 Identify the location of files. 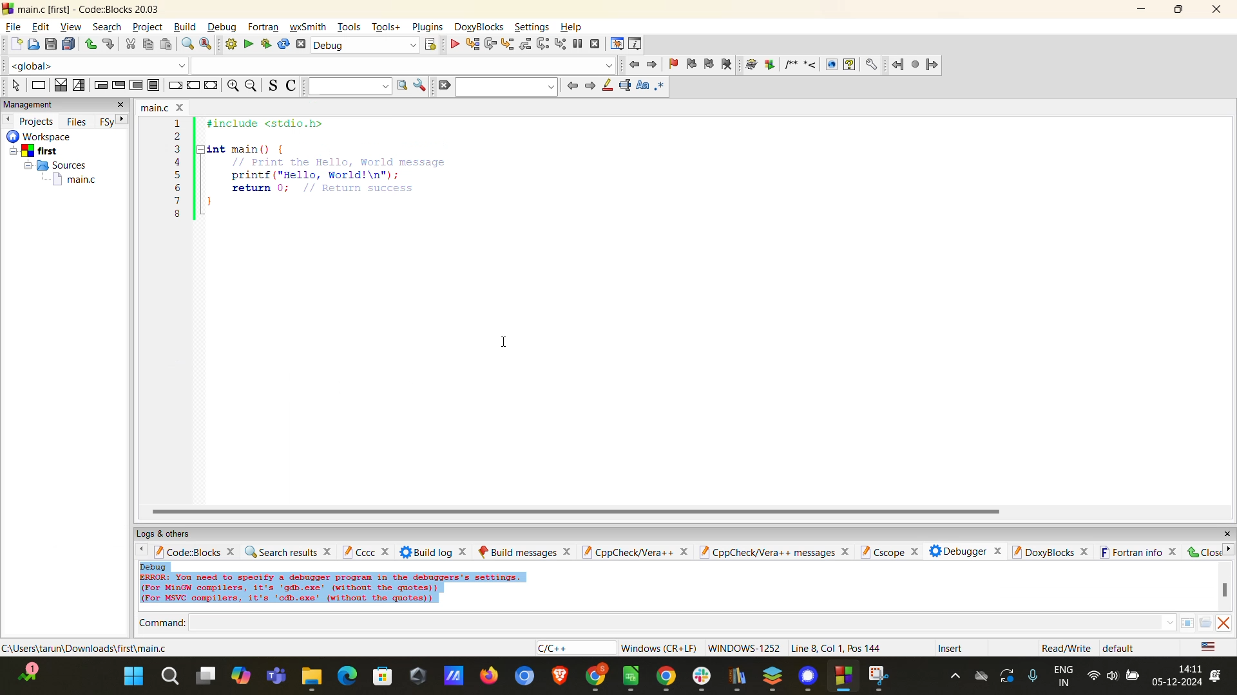
(77, 122).